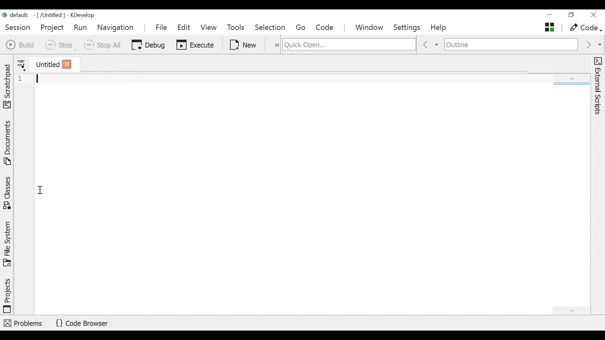 The height and width of the screenshot is (340, 605). Describe the element at coordinates (302, 27) in the screenshot. I see `Go` at that location.